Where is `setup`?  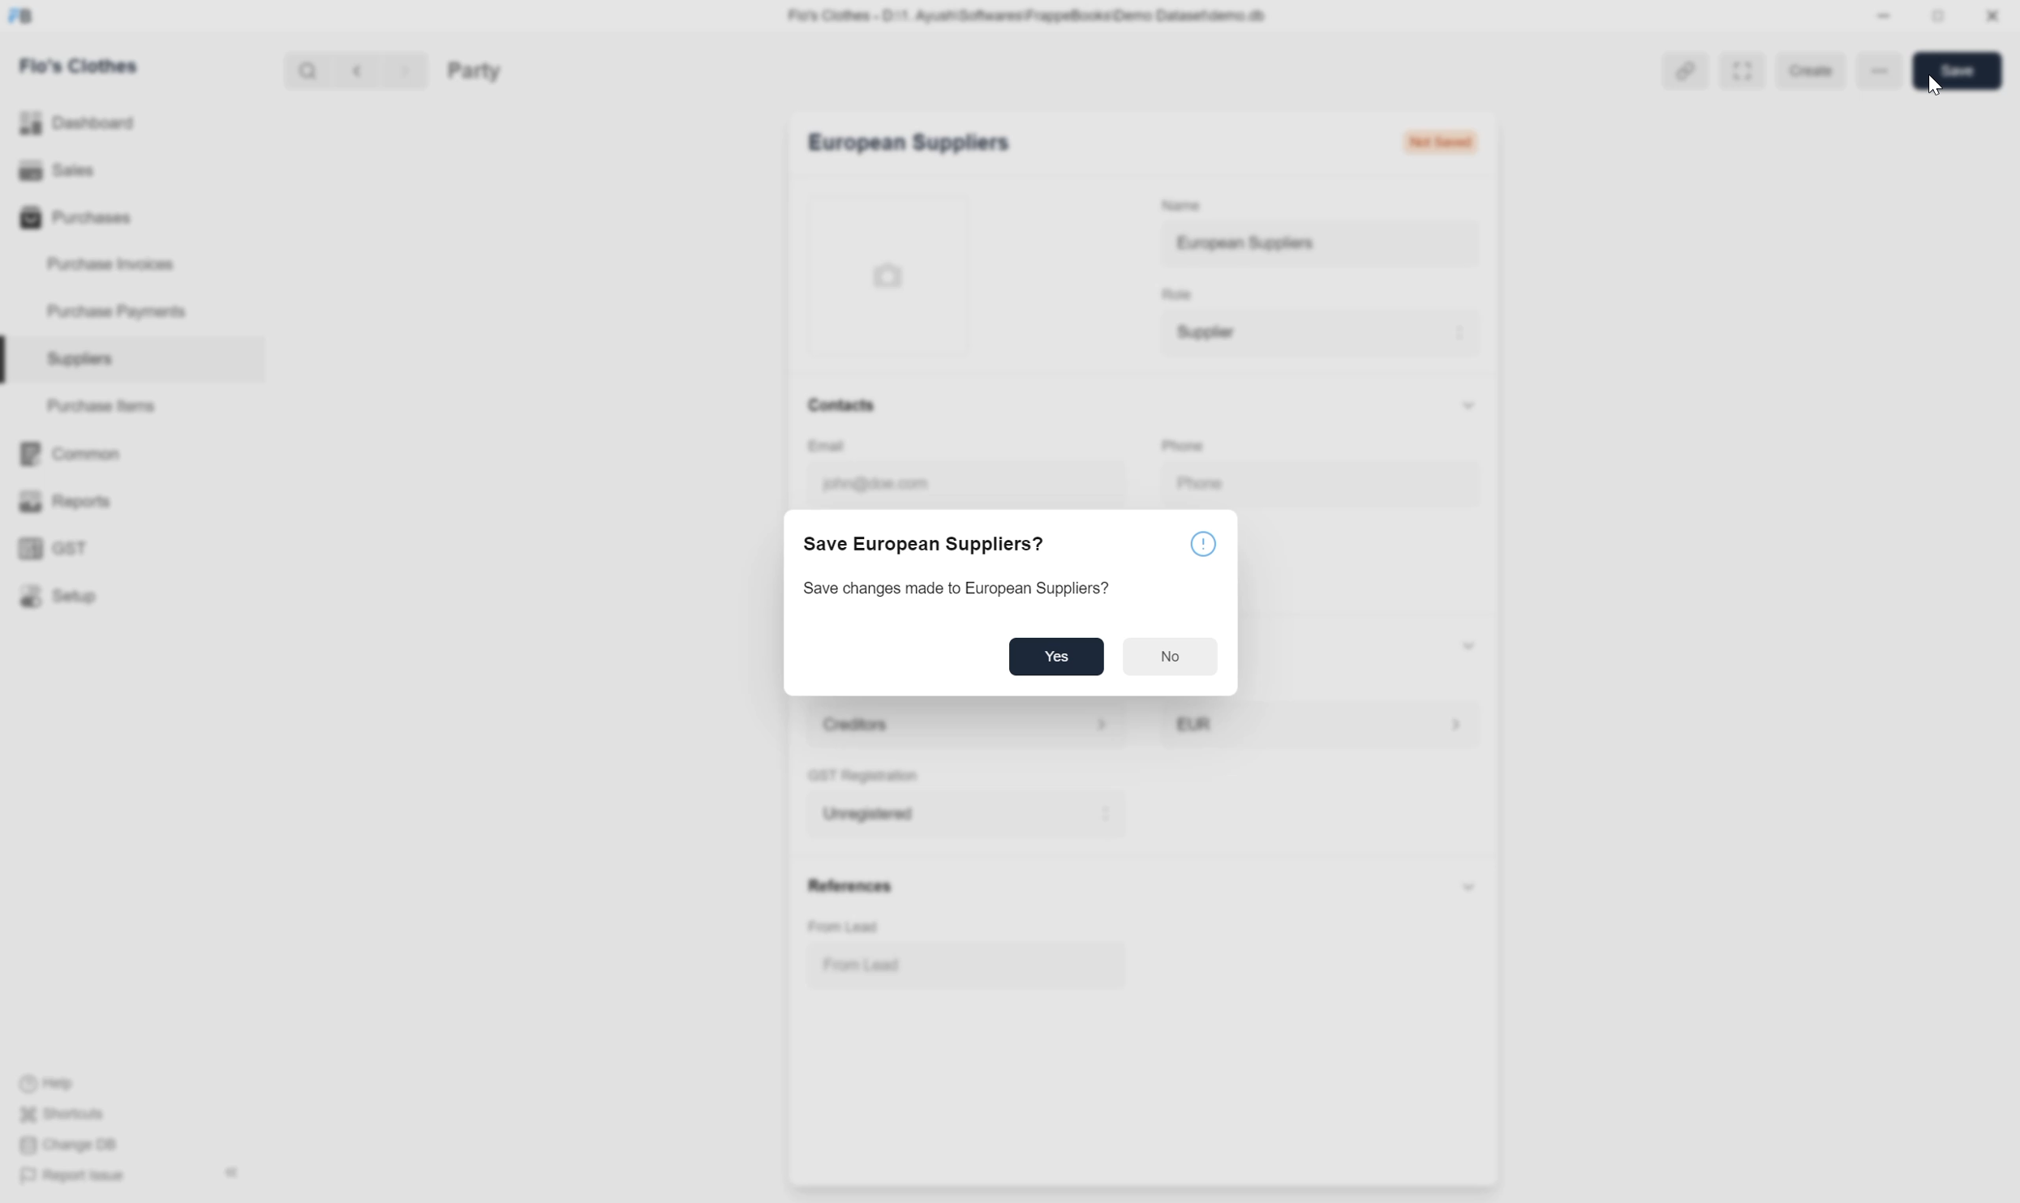 setup is located at coordinates (58, 596).